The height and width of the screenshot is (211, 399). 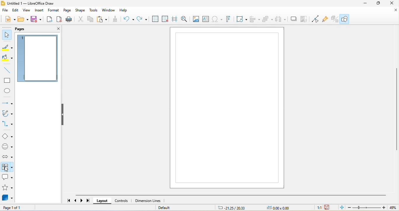 I want to click on symbol shape, so click(x=7, y=147).